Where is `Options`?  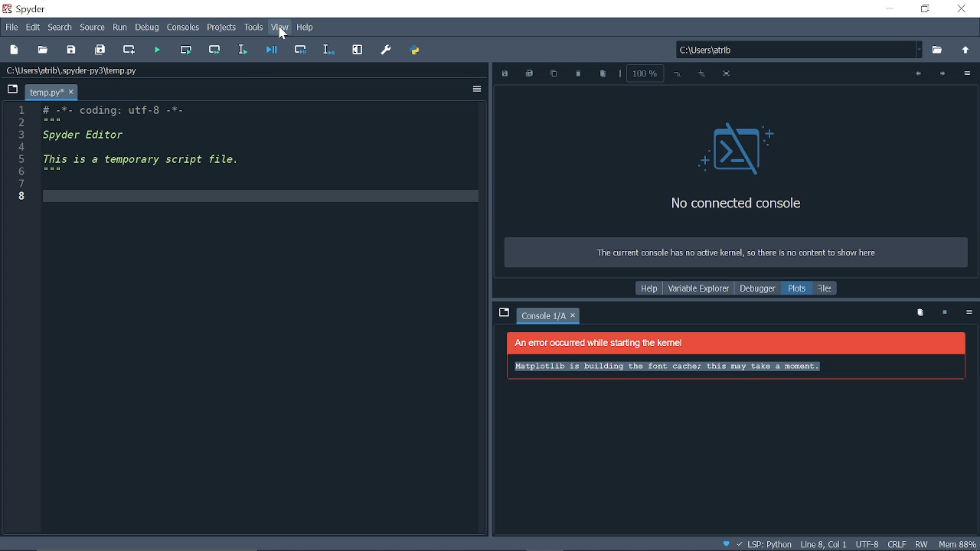 Options is located at coordinates (969, 314).